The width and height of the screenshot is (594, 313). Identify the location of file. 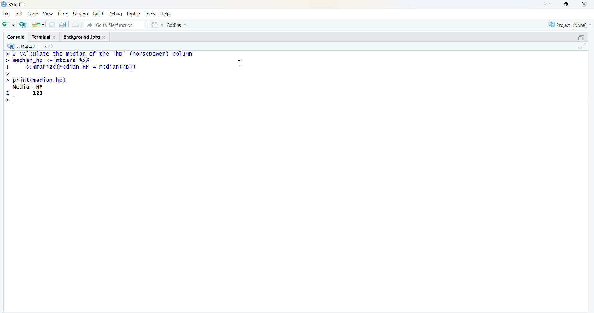
(6, 13).